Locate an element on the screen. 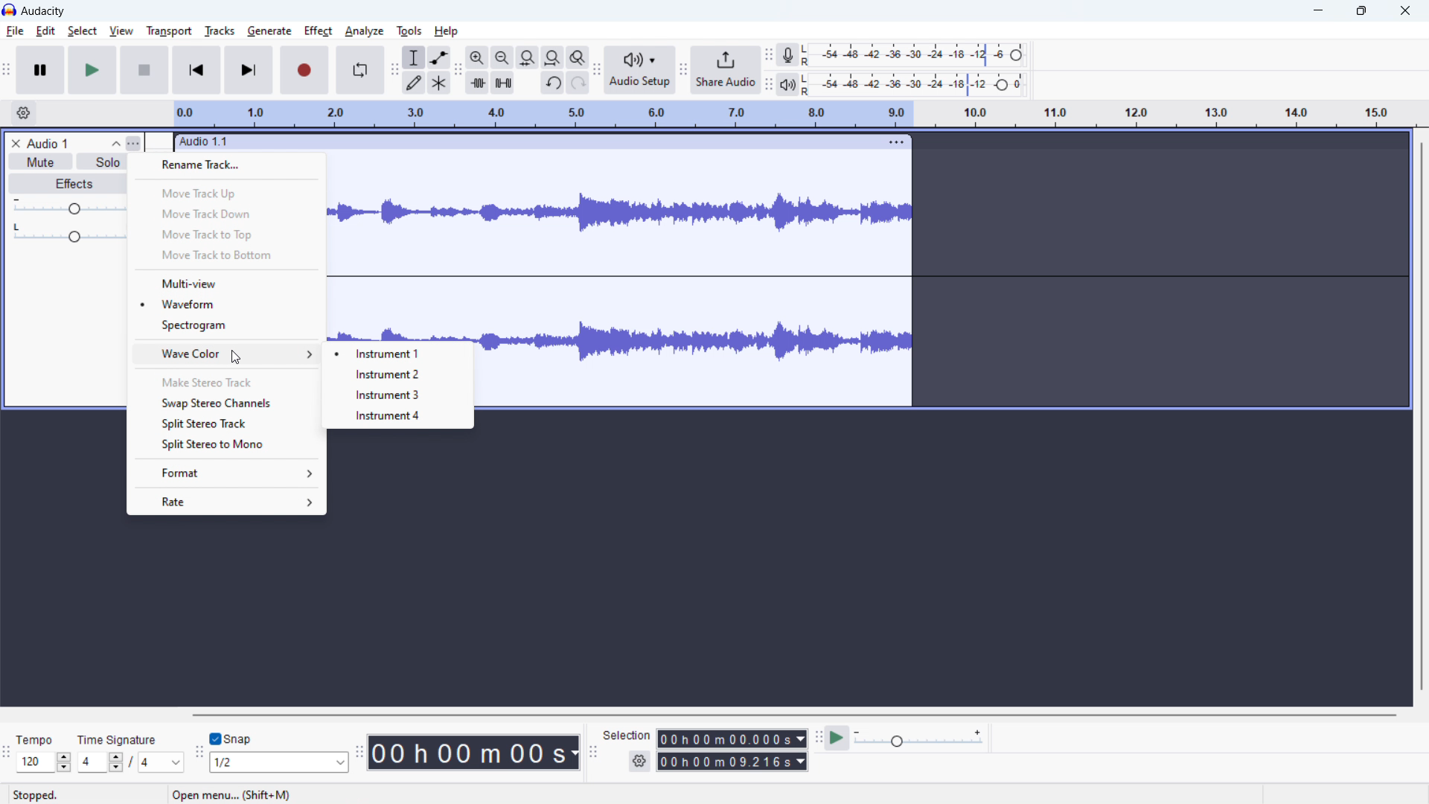 This screenshot has width=1429, height=804. generate is located at coordinates (269, 31).